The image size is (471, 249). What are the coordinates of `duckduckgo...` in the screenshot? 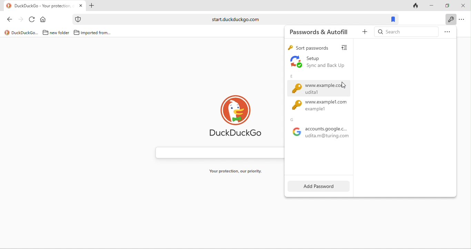 It's located at (21, 32).